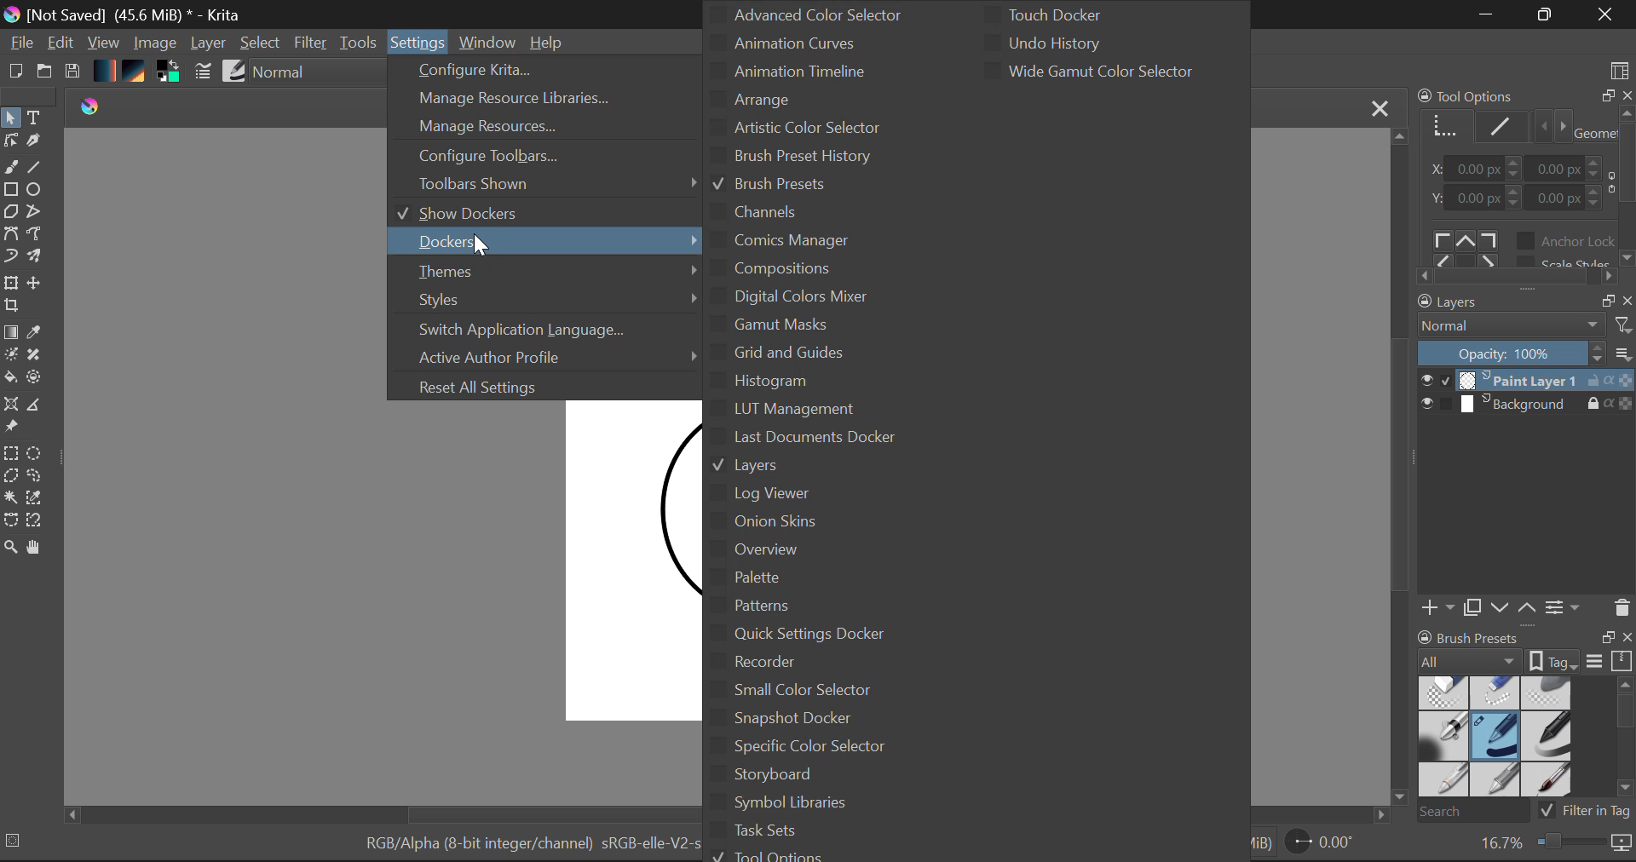  I want to click on Docket, so click(539, 243).